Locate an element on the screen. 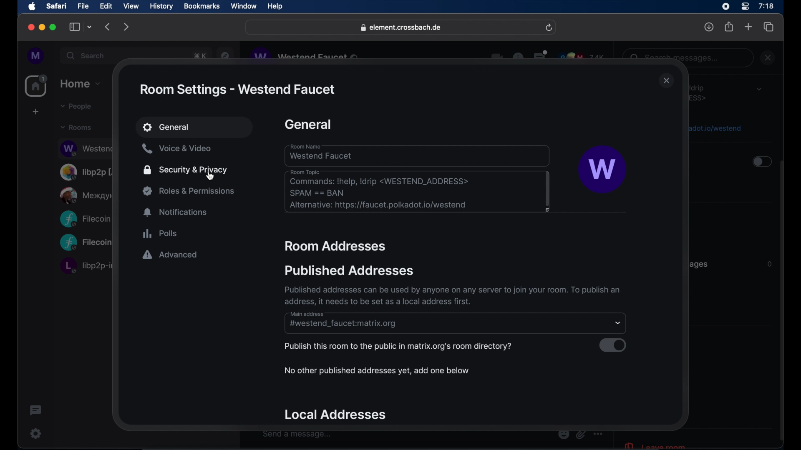  obscure is located at coordinates (306, 55).